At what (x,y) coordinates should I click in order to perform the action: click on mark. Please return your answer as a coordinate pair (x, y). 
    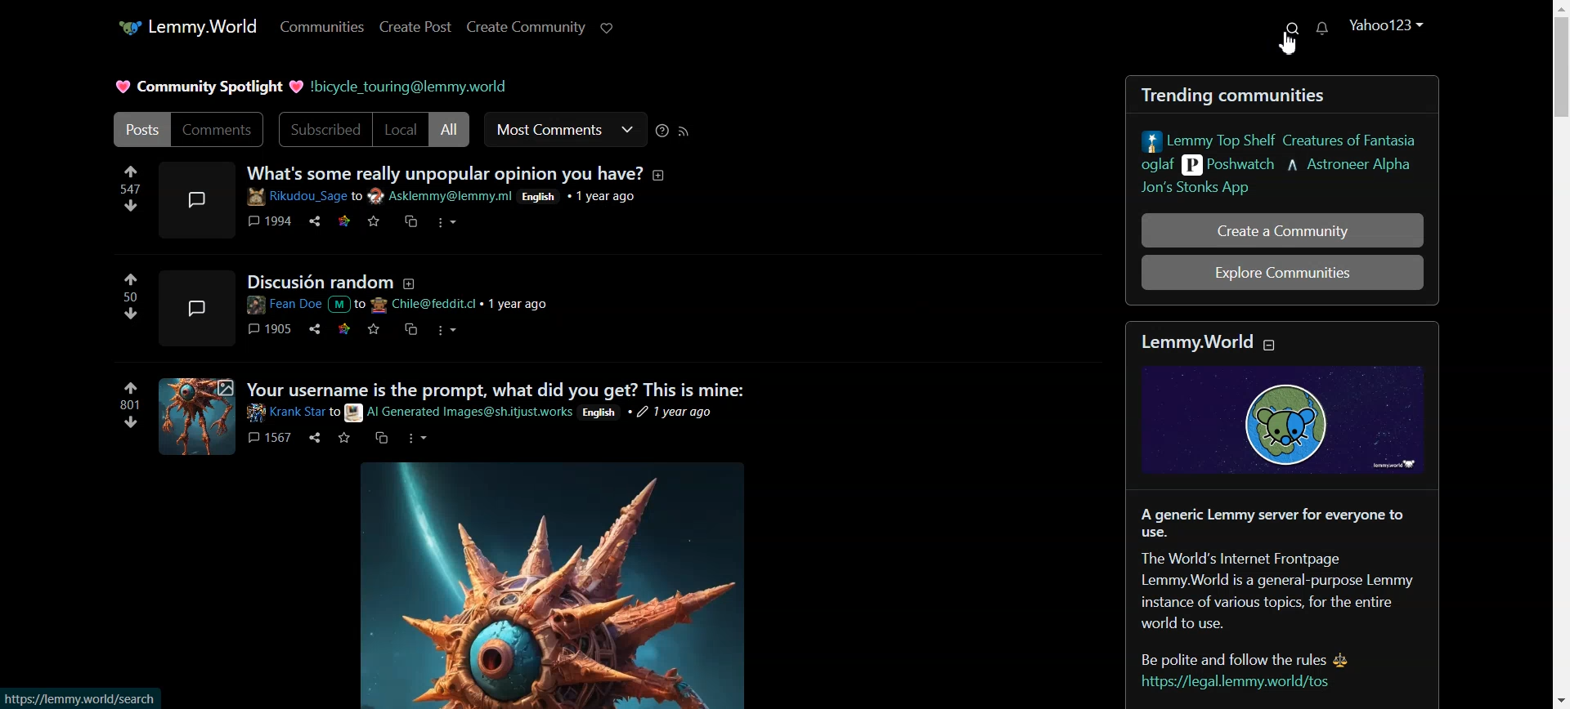
    Looking at the image, I should click on (345, 436).